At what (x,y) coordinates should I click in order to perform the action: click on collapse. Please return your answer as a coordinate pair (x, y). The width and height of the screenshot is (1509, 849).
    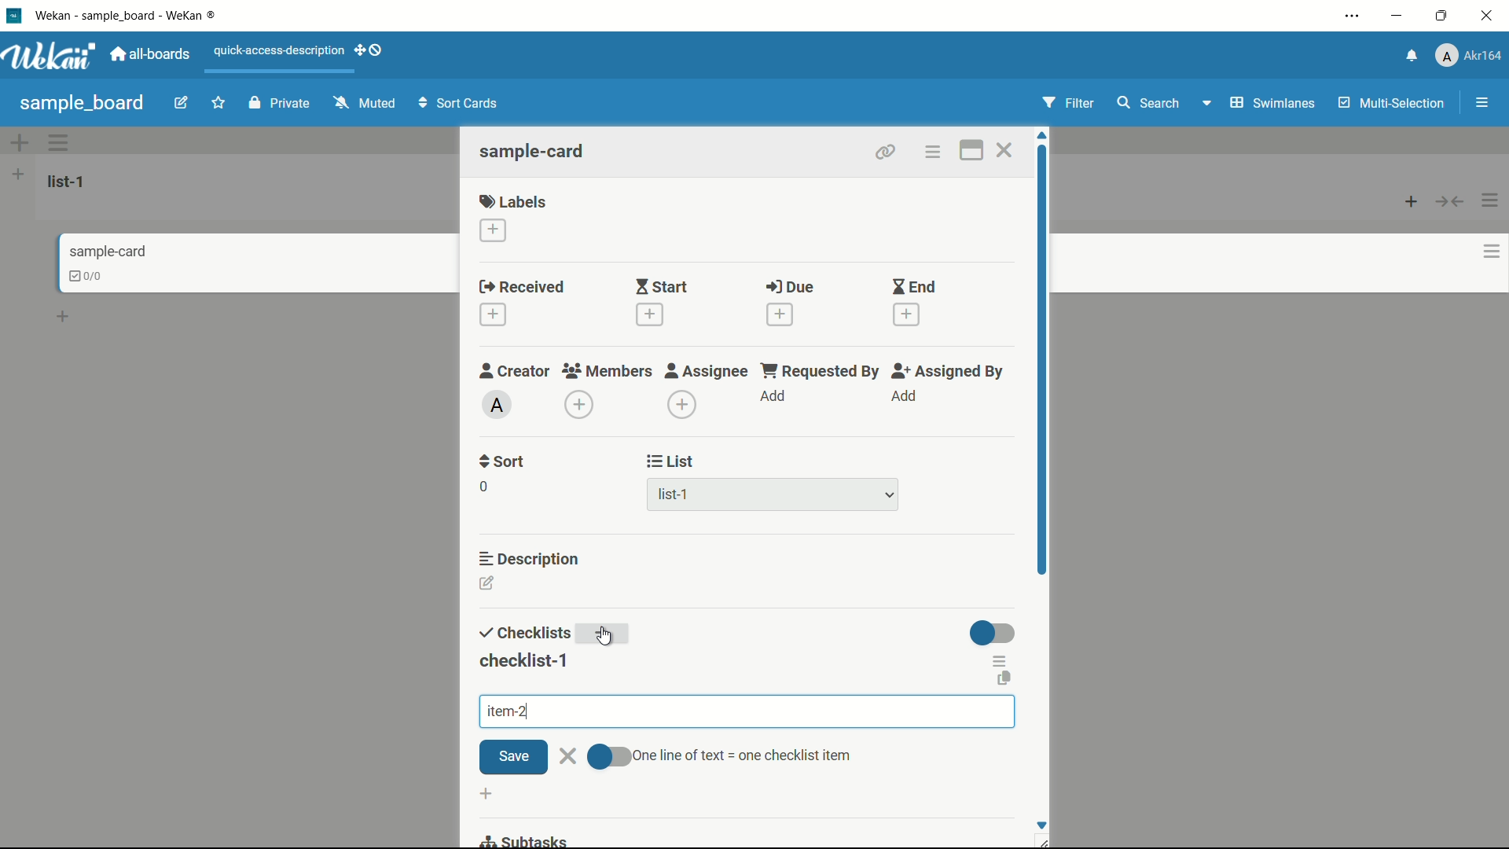
    Looking at the image, I should click on (1451, 201).